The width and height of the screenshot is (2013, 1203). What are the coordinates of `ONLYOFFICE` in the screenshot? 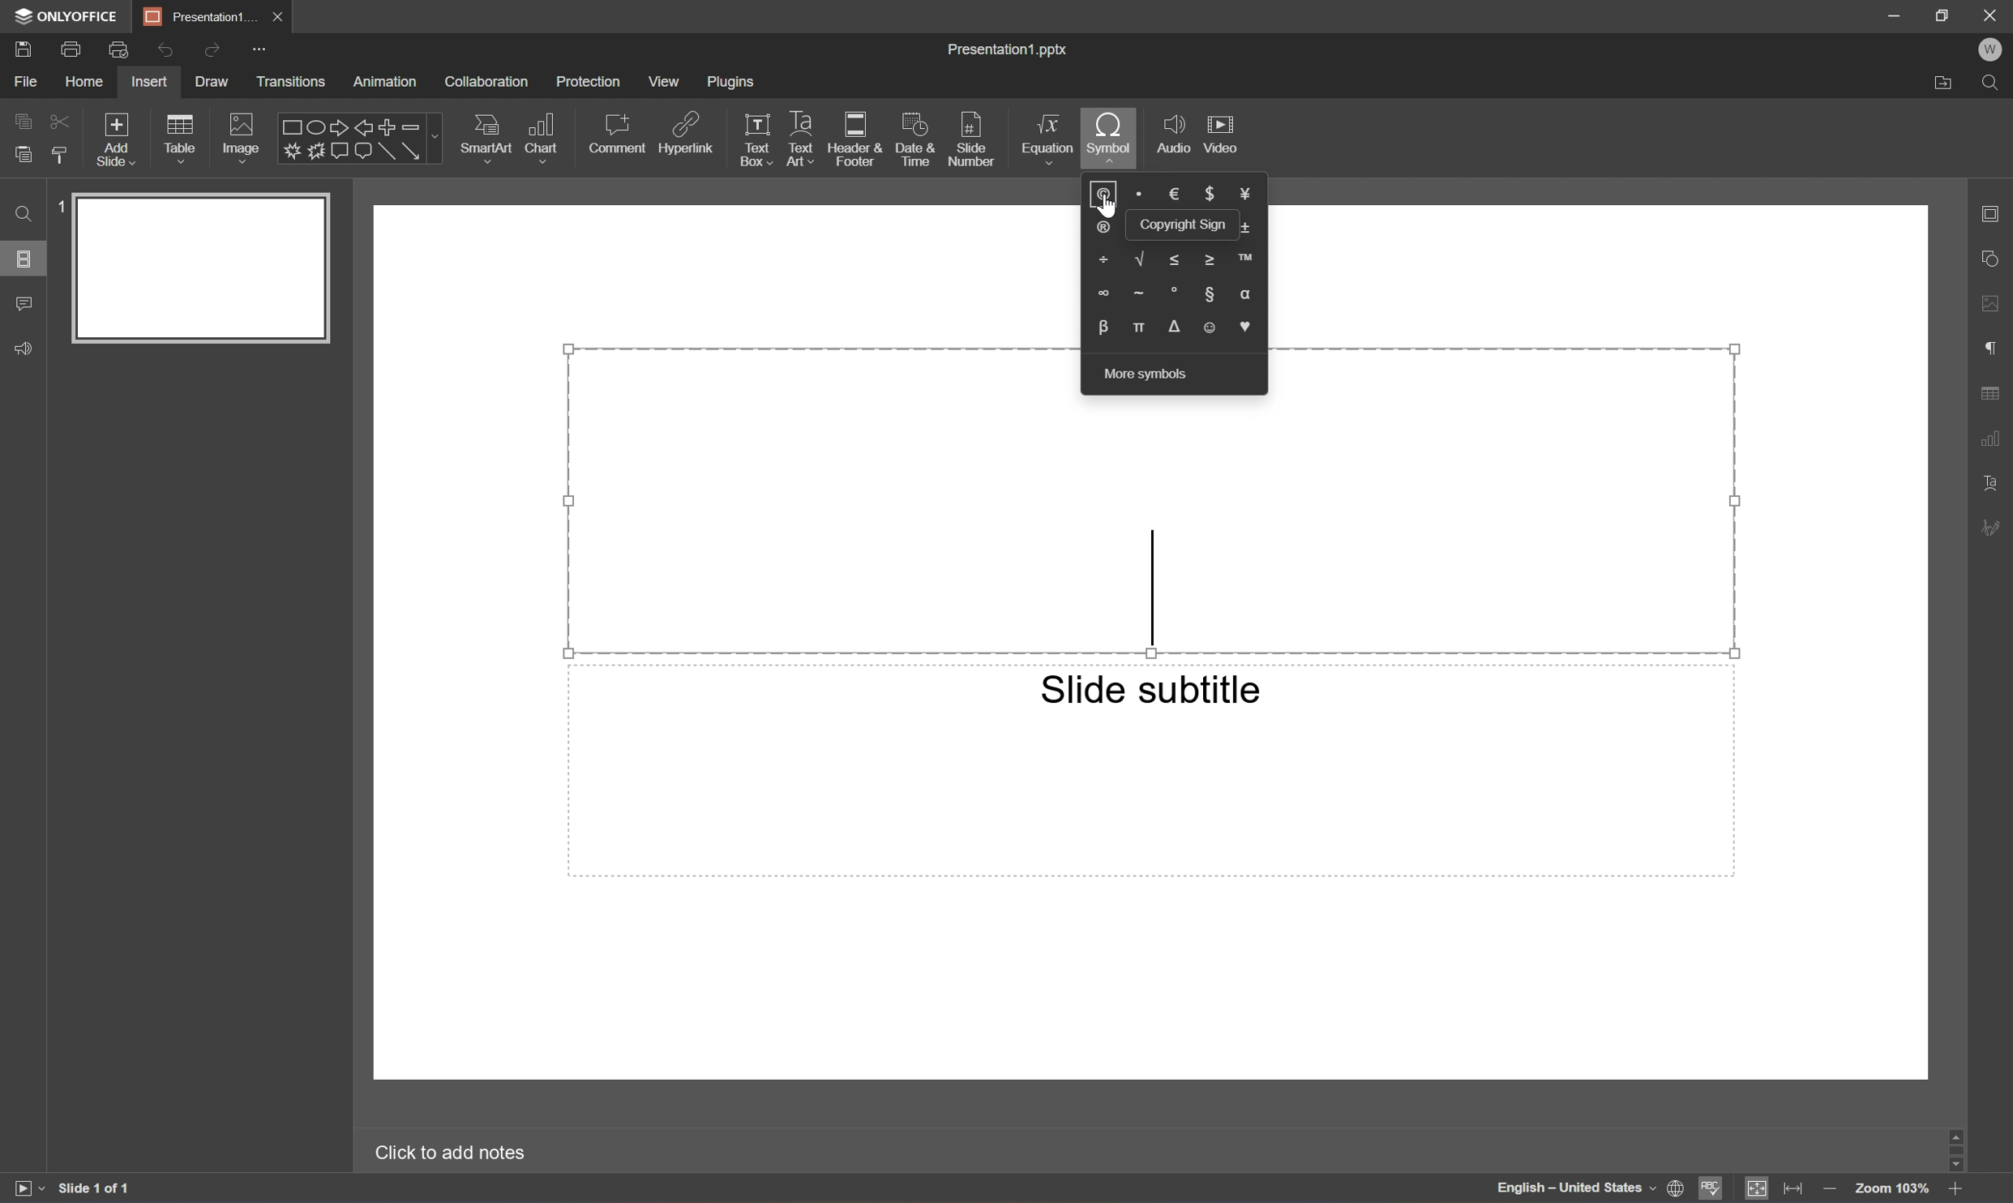 It's located at (66, 15).